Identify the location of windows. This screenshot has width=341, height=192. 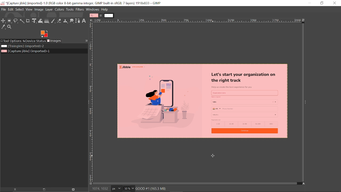
(92, 9).